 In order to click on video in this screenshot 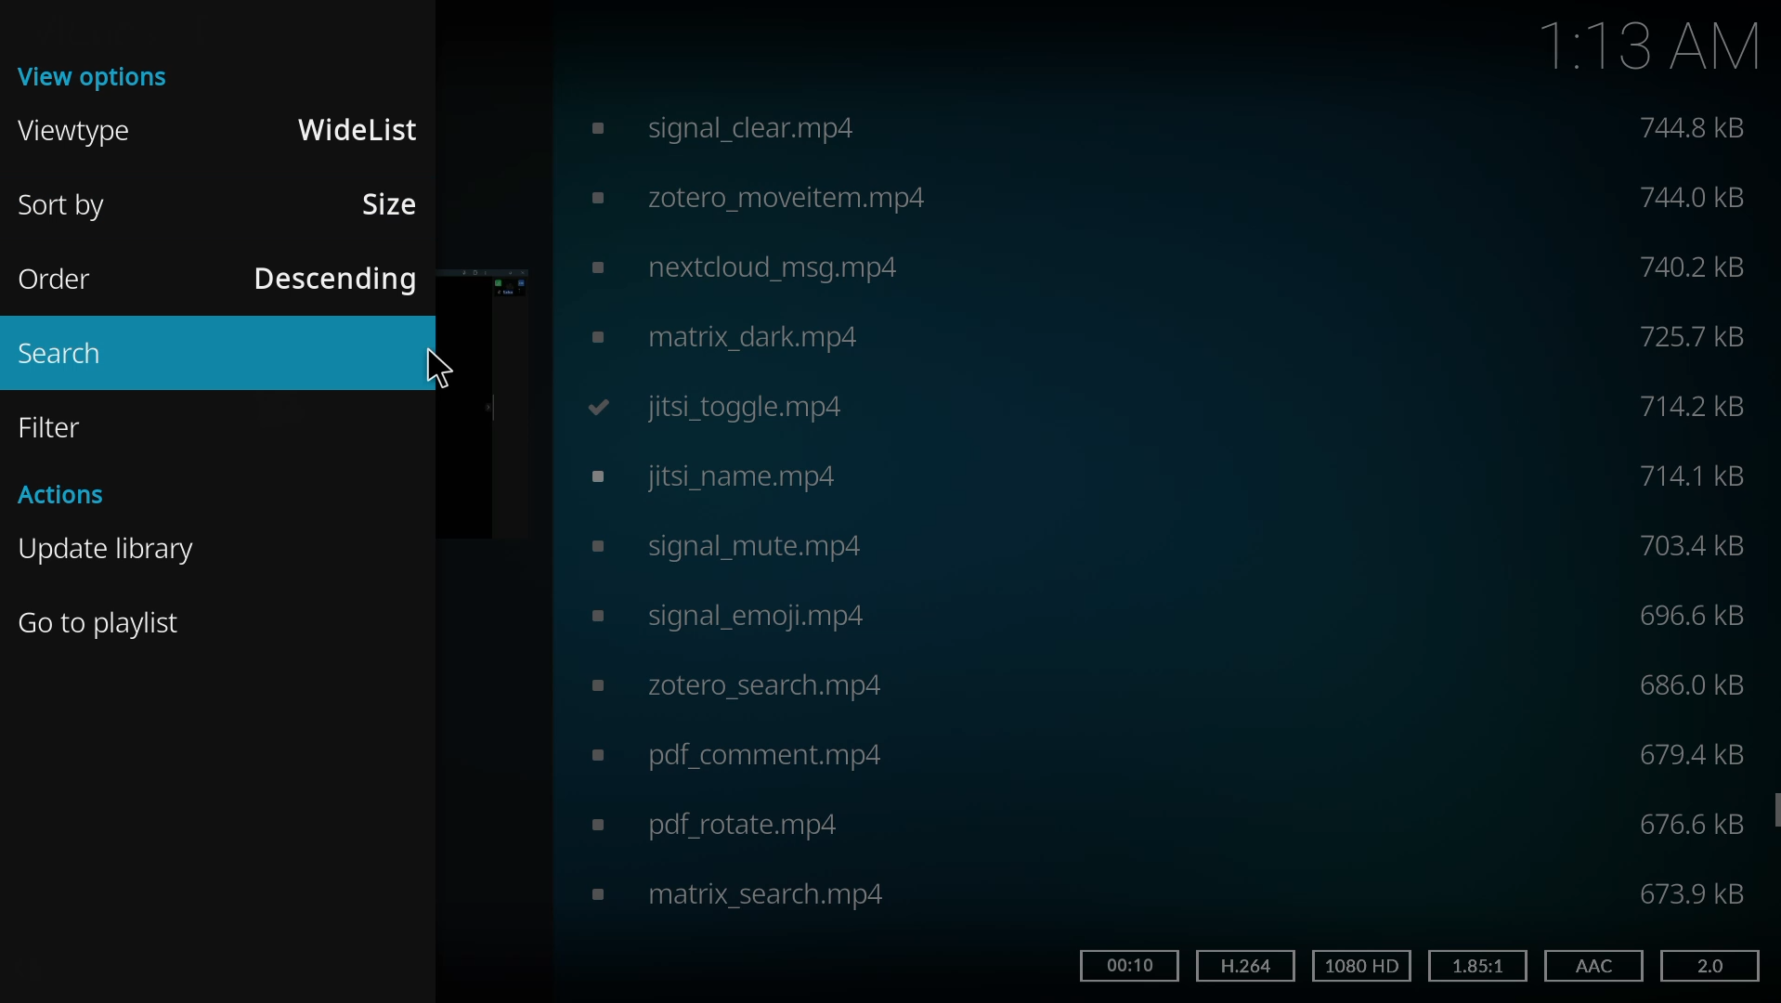, I will do `click(721, 338)`.